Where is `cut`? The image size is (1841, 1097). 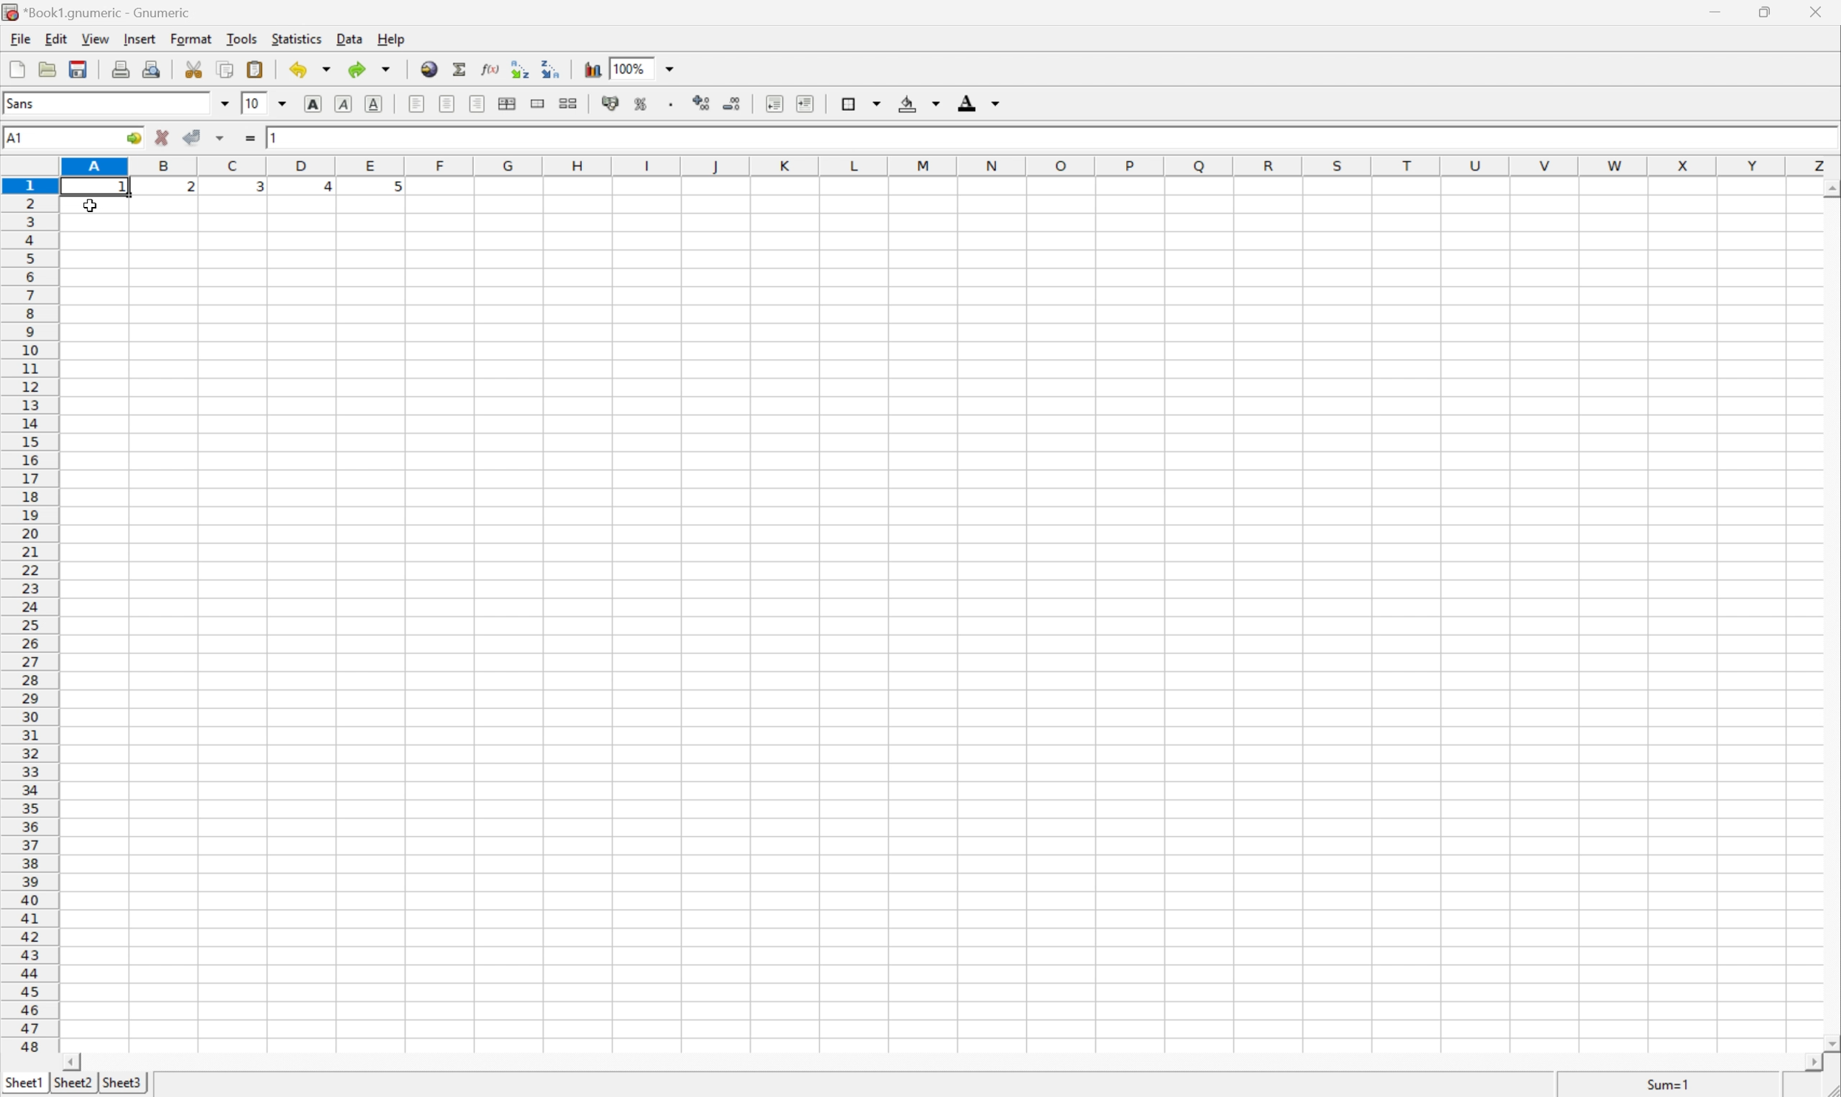
cut is located at coordinates (192, 68).